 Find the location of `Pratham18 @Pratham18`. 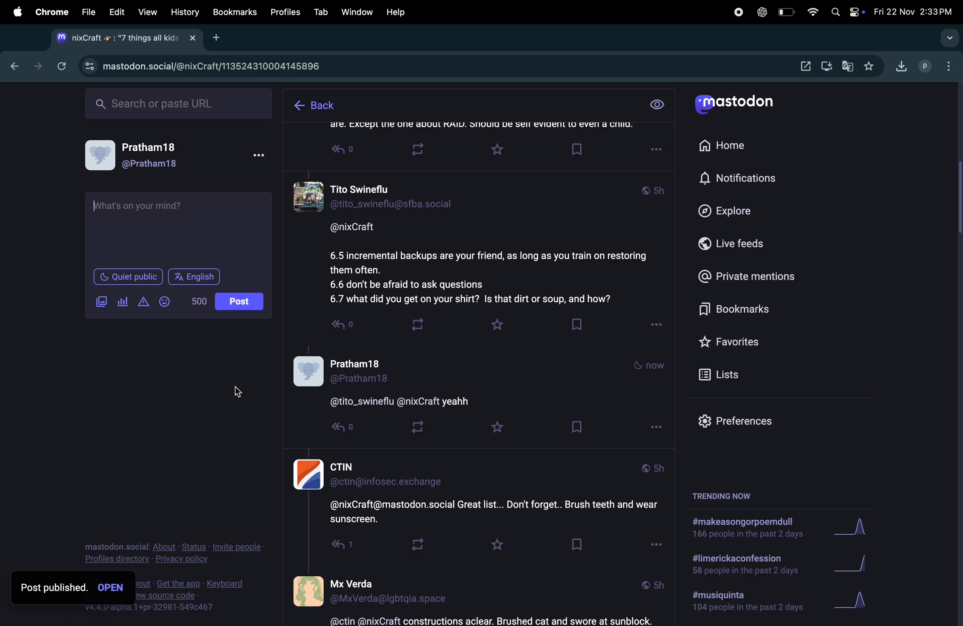

Pratham18 @Pratham18 is located at coordinates (178, 157).